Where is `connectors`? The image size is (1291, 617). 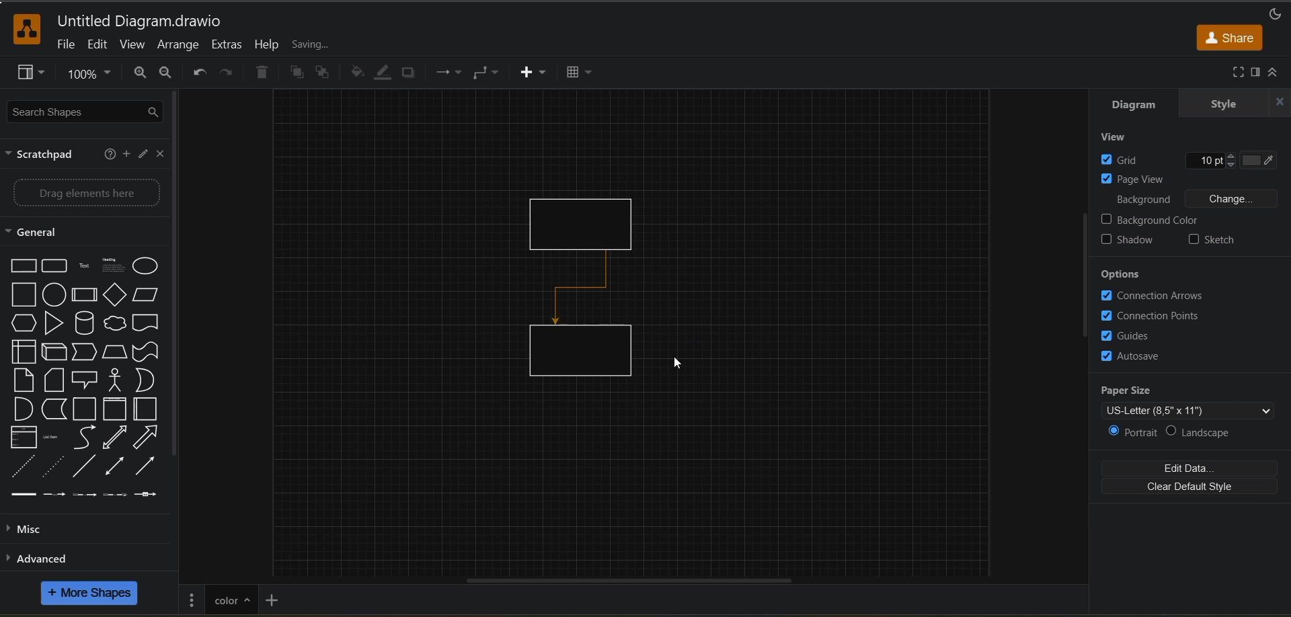 connectors is located at coordinates (487, 73).